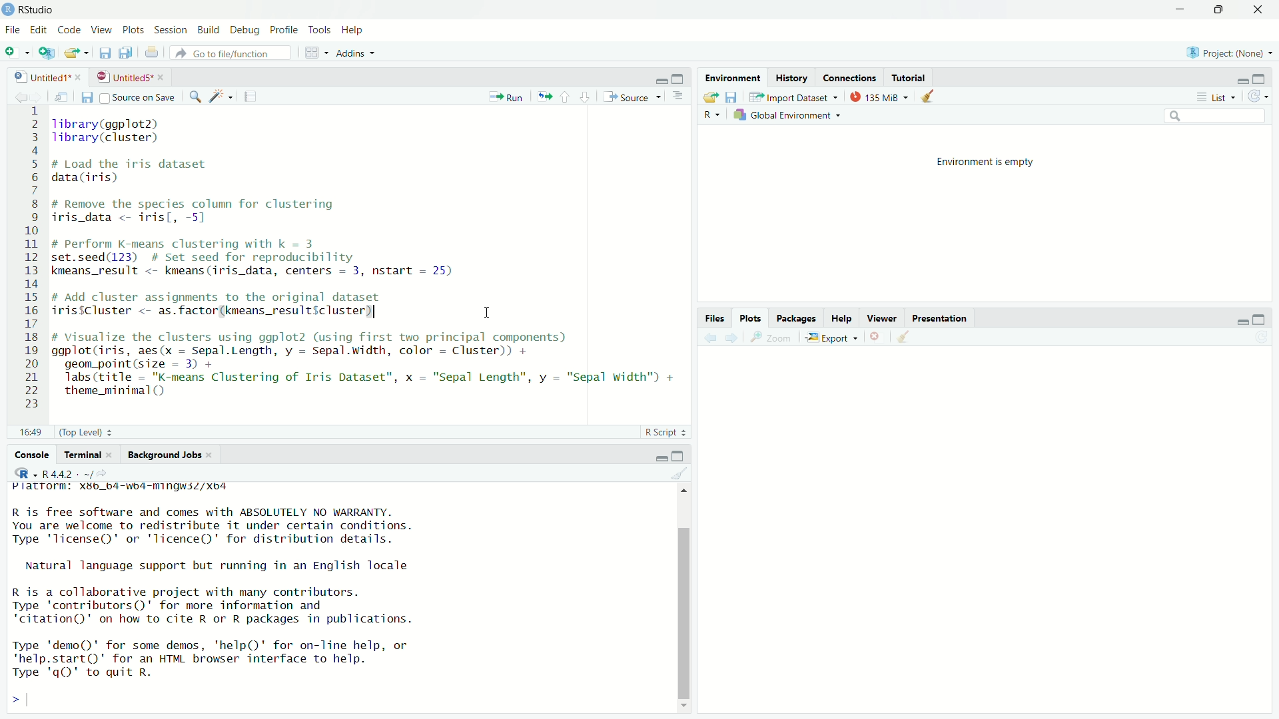 This screenshot has height=719, width=1279. What do you see at coordinates (132, 28) in the screenshot?
I see `plots` at bounding box center [132, 28].